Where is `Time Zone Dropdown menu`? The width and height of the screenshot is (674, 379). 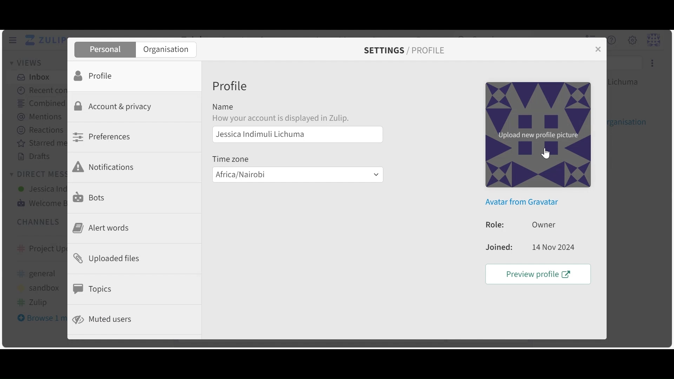 Time Zone Dropdown menu is located at coordinates (297, 174).